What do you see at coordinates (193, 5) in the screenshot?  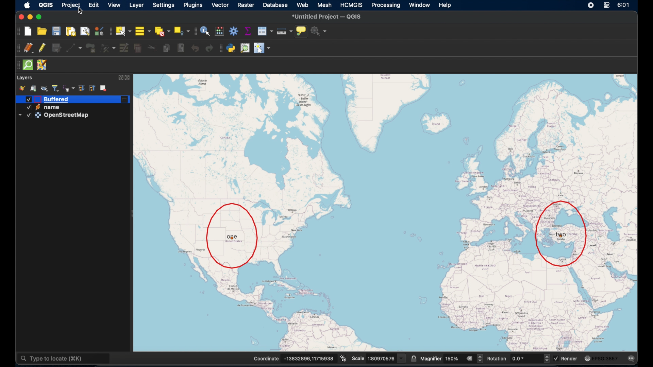 I see `plugins` at bounding box center [193, 5].